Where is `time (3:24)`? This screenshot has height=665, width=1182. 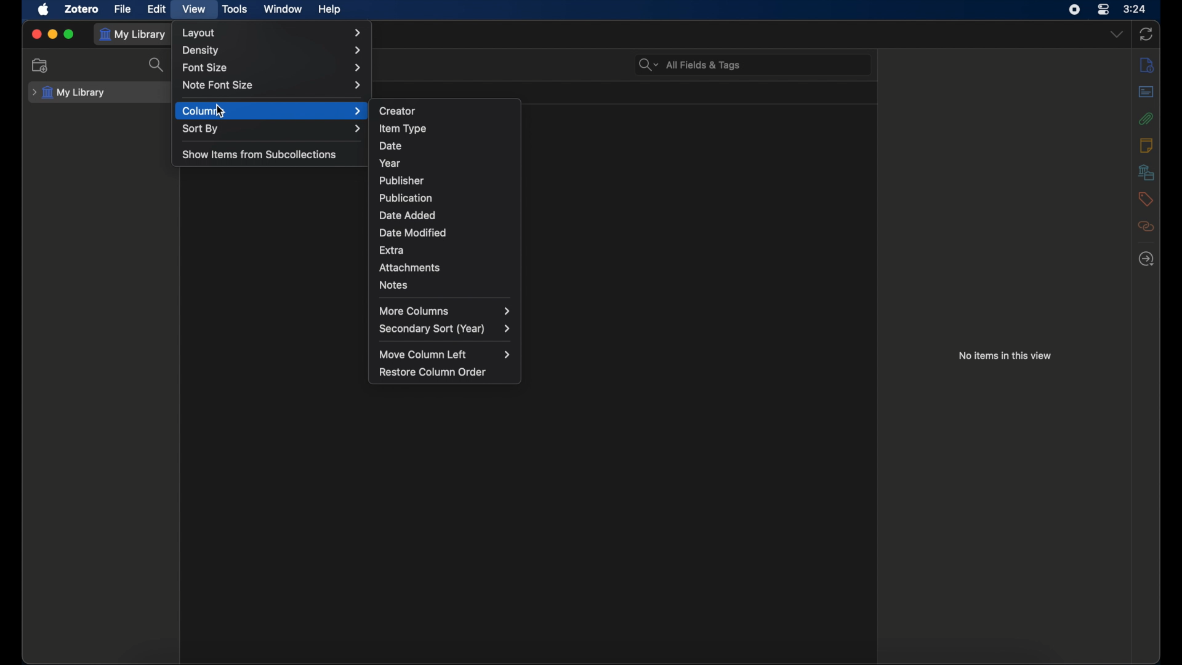
time (3:24) is located at coordinates (1135, 8).